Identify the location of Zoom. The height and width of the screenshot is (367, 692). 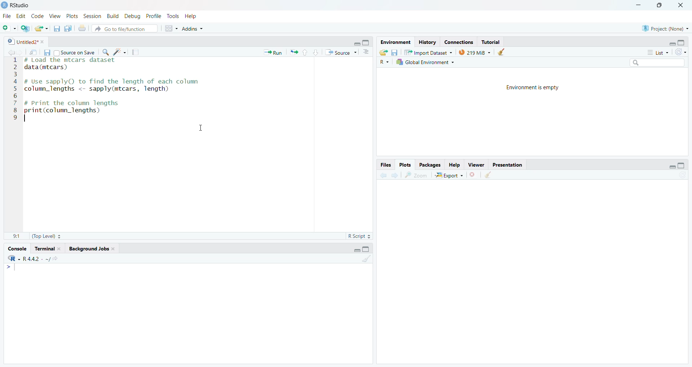
(416, 175).